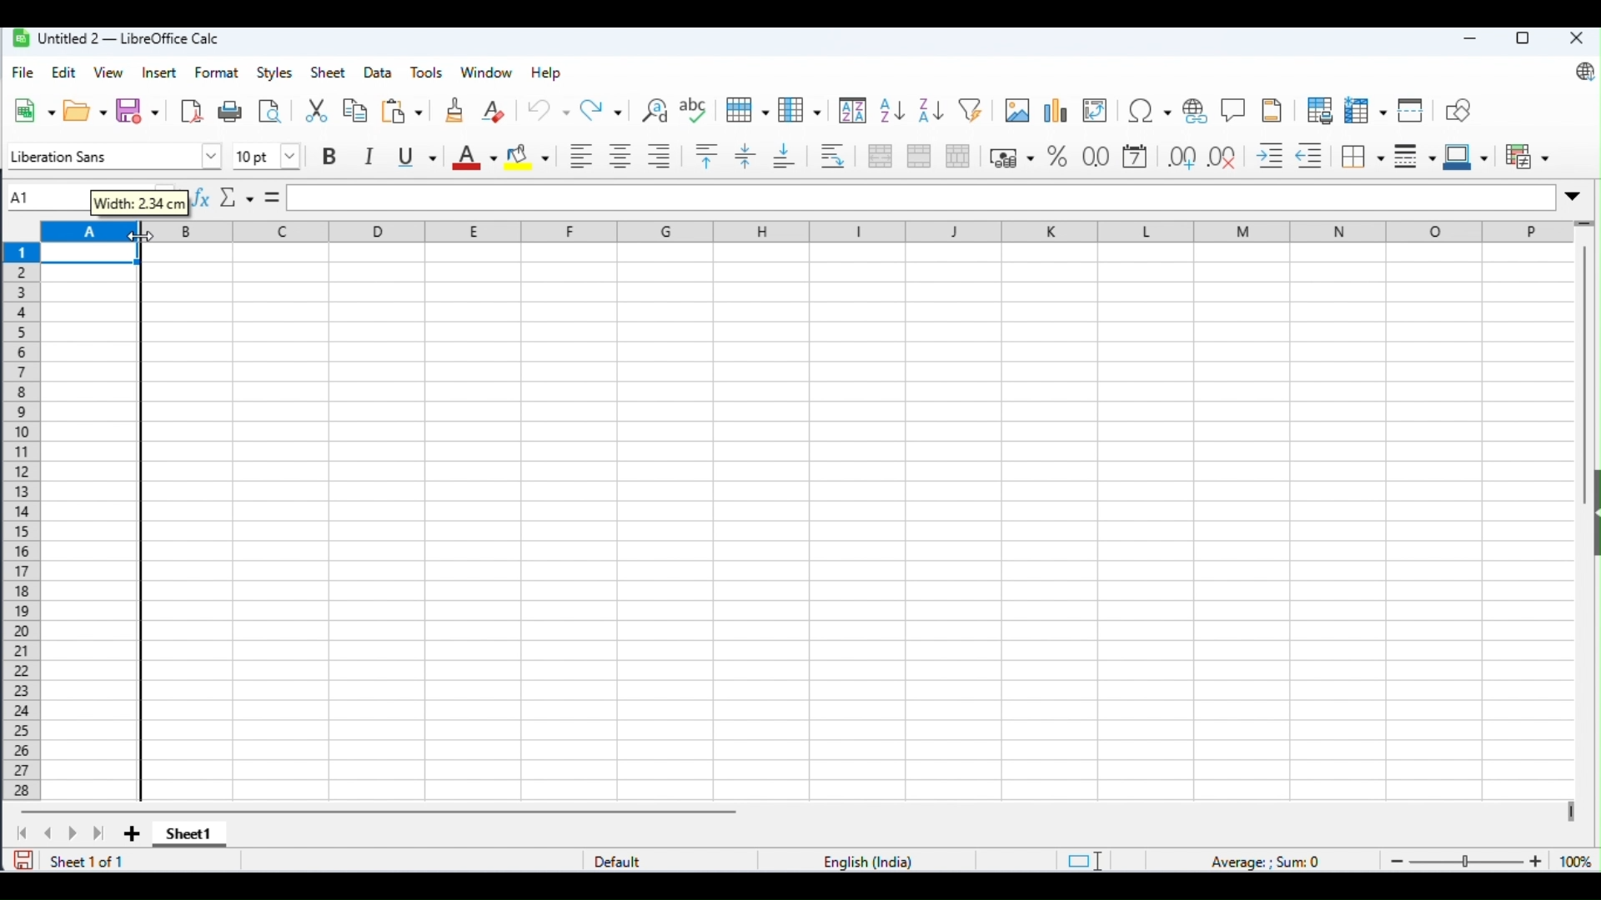 The height and width of the screenshot is (900, 1601). What do you see at coordinates (620, 155) in the screenshot?
I see `align center` at bounding box center [620, 155].